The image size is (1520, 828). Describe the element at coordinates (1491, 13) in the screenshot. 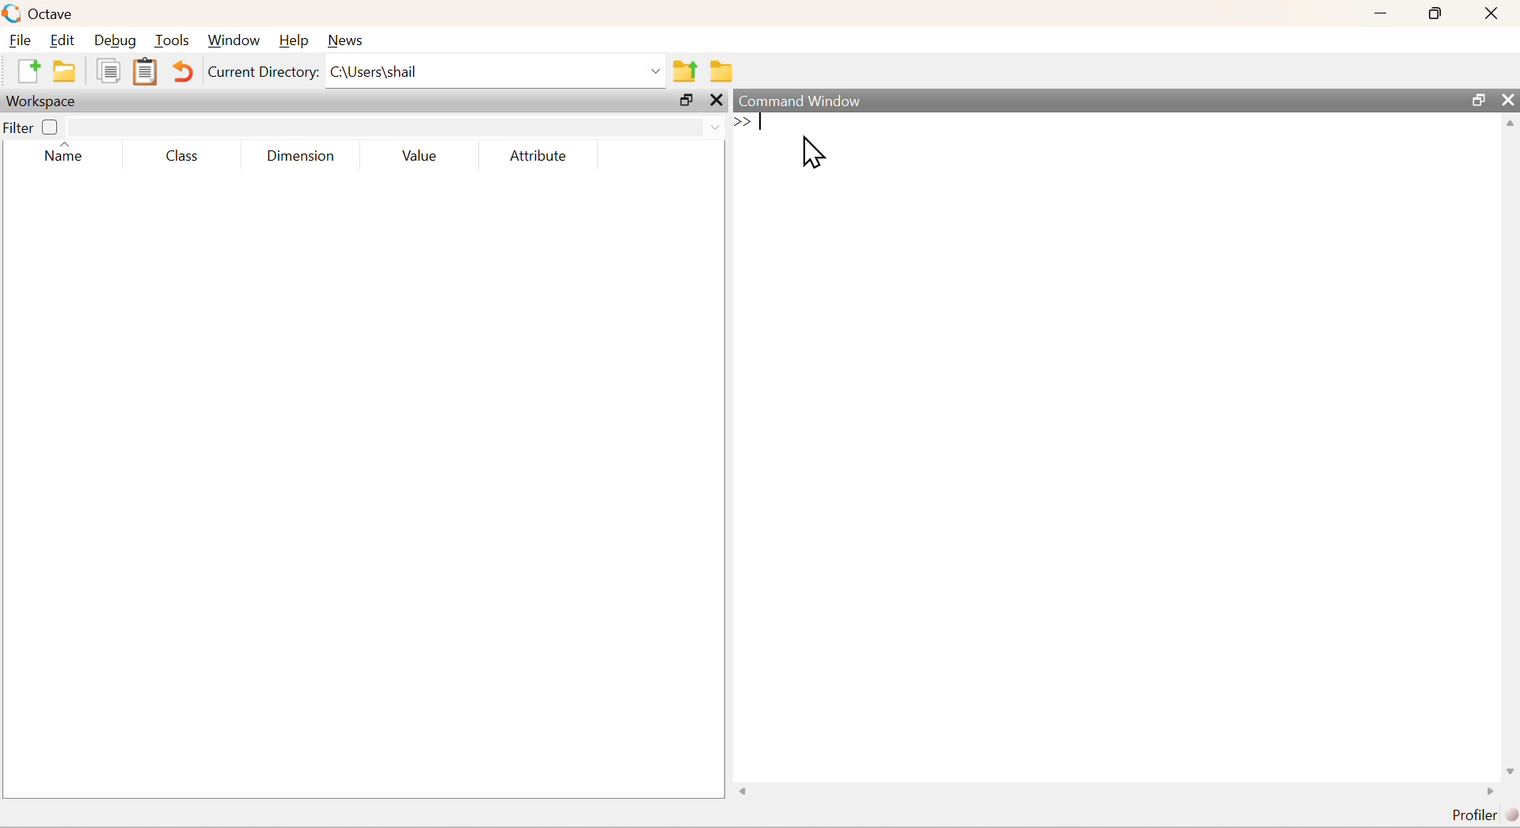

I see `Close` at that location.